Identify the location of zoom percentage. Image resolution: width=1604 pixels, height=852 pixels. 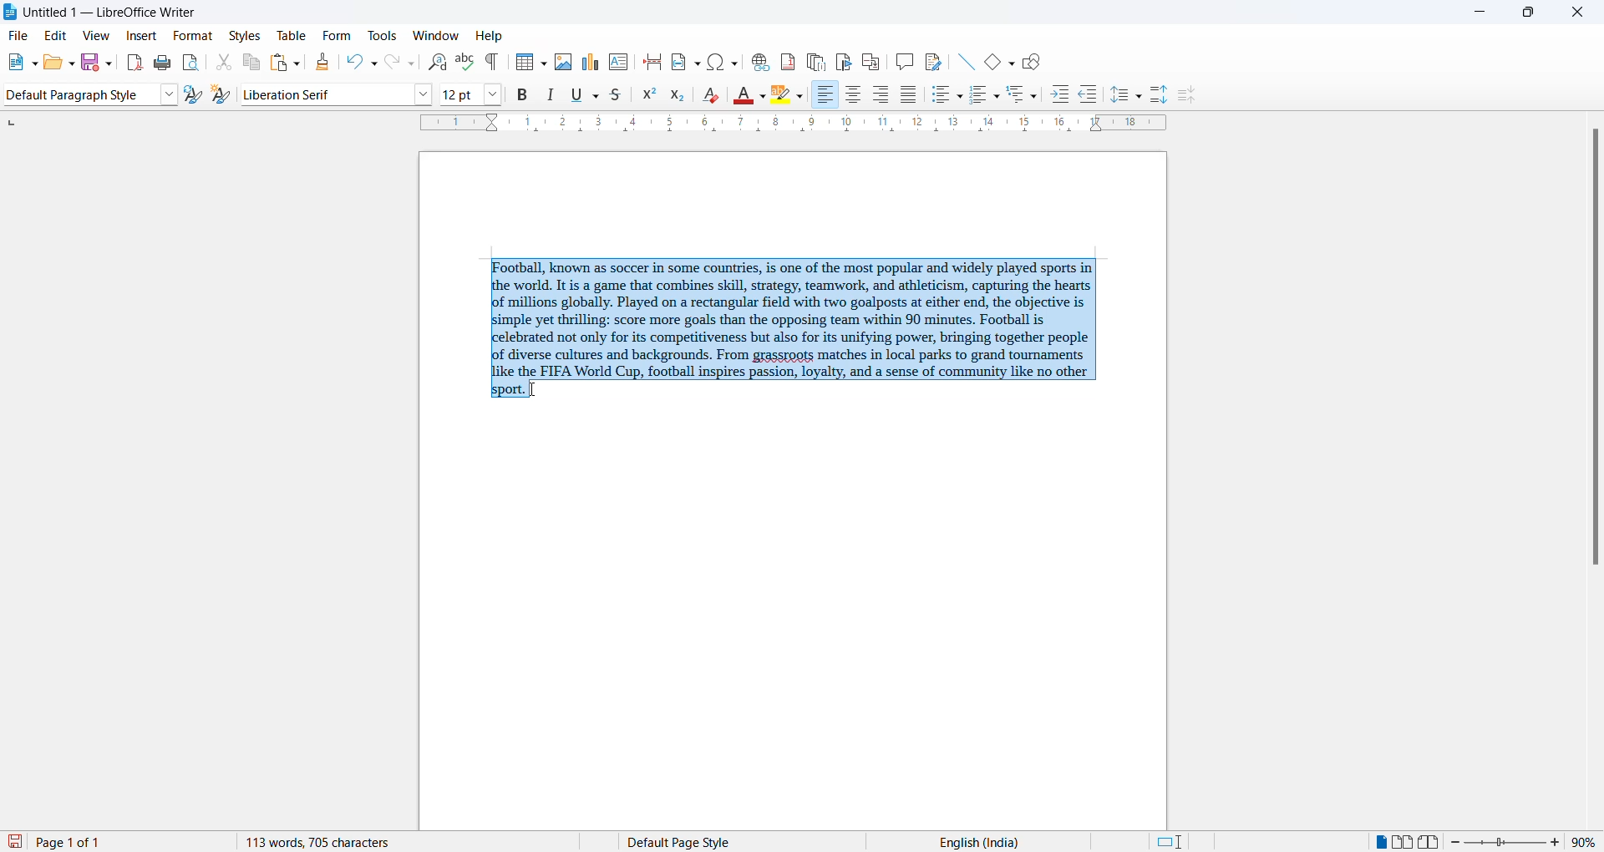
(1588, 841).